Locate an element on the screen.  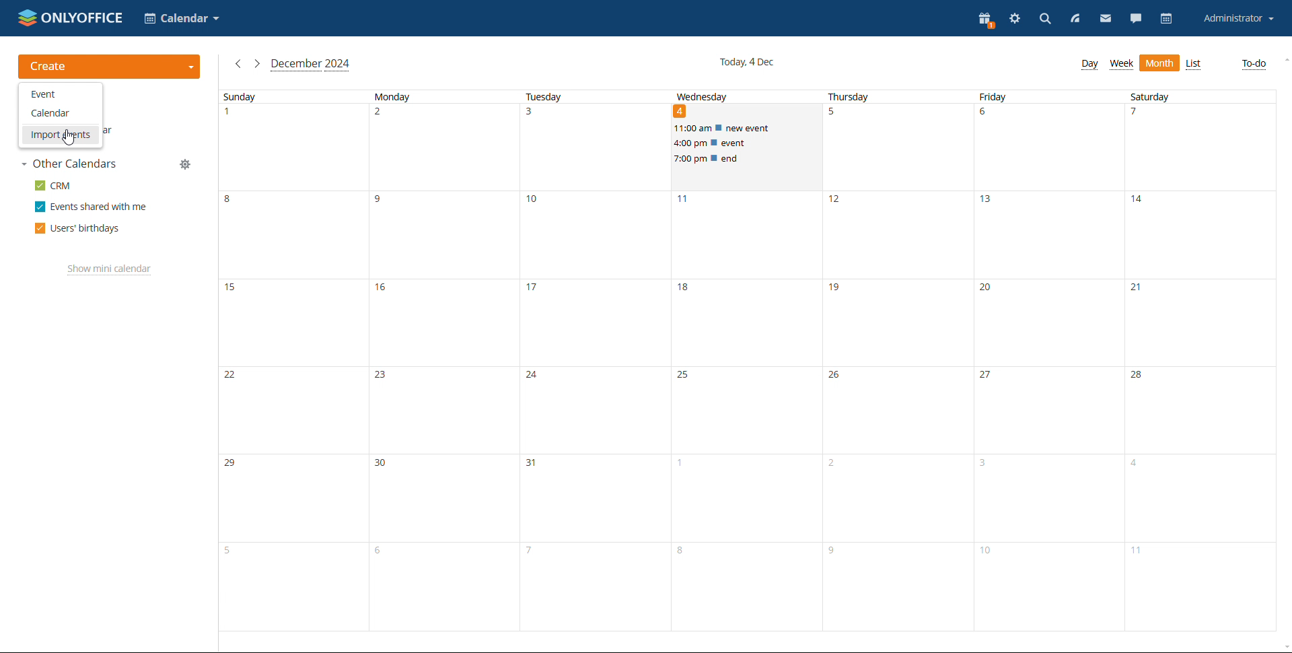
select application is located at coordinates (180, 18).